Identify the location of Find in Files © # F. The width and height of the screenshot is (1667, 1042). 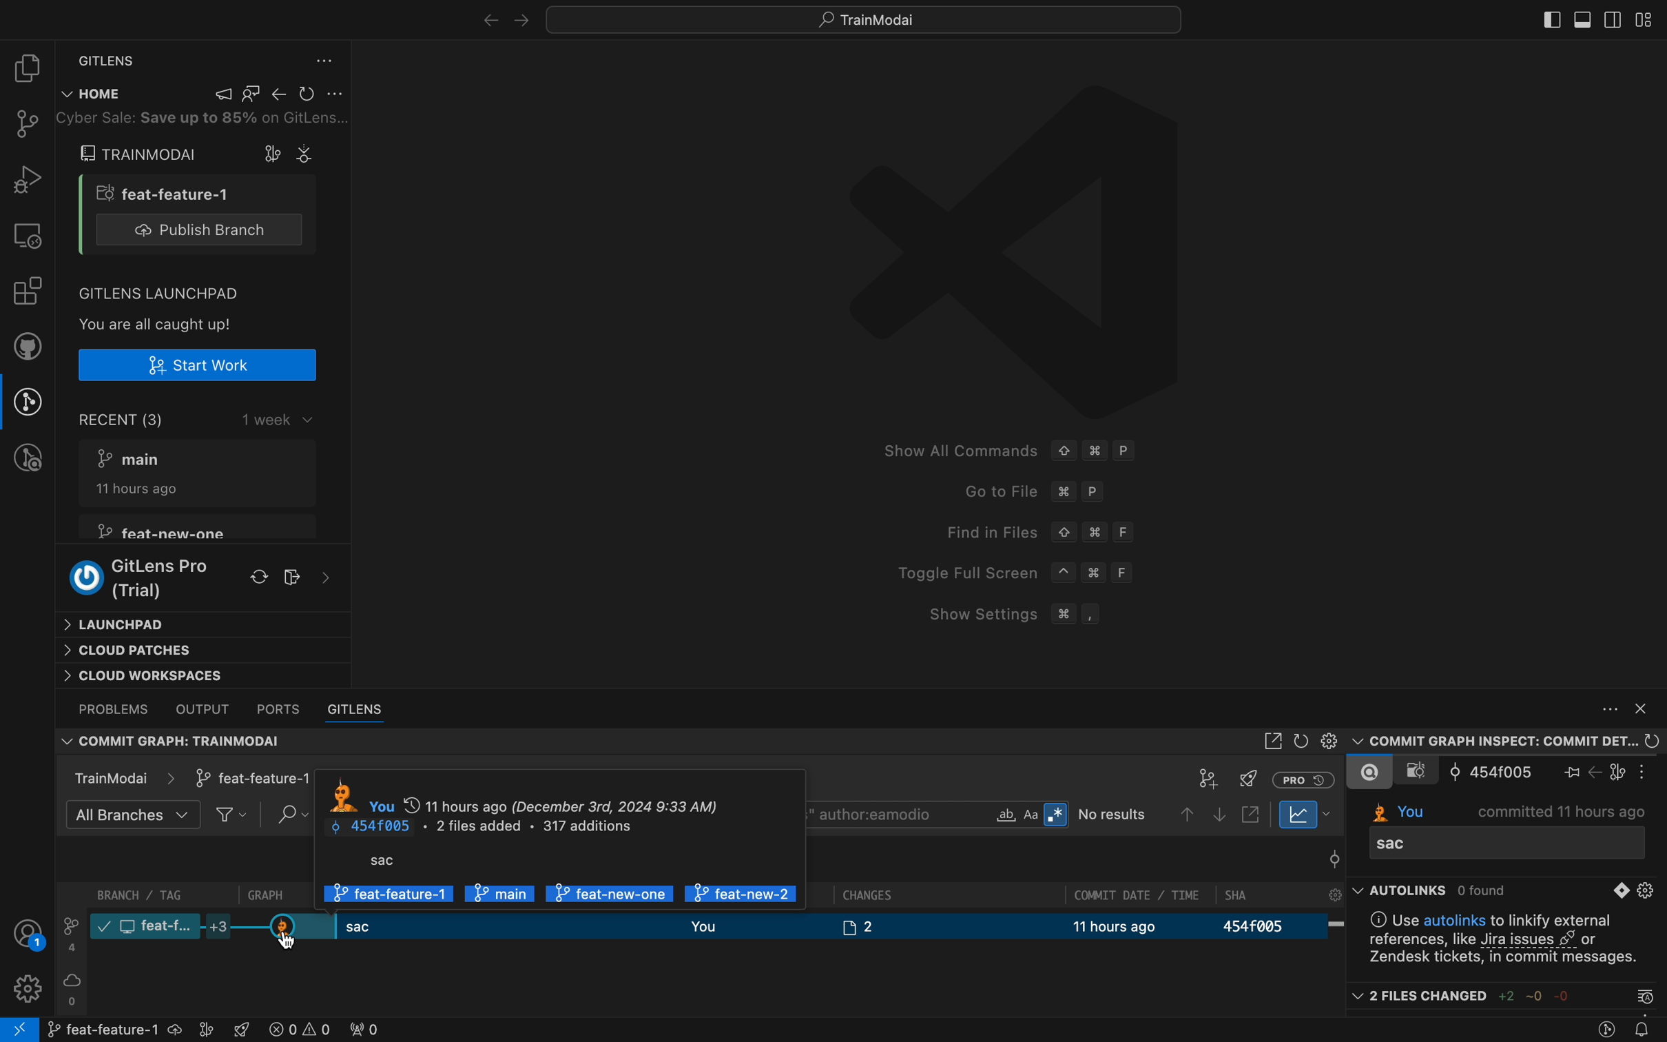
(1037, 534).